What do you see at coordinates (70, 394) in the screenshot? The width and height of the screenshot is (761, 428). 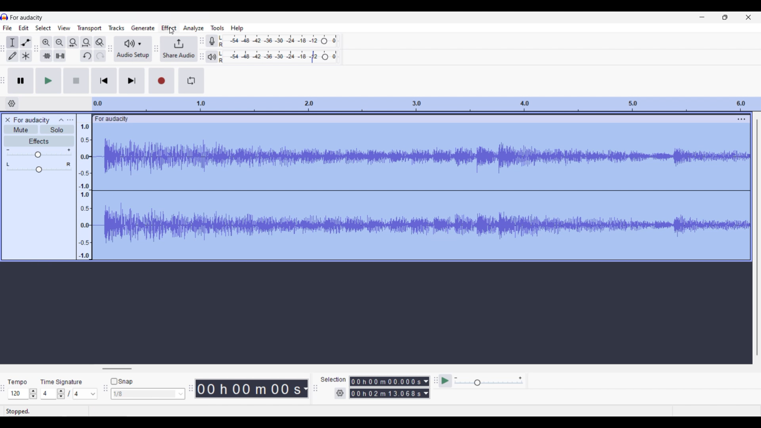 I see `Time signature settings` at bounding box center [70, 394].